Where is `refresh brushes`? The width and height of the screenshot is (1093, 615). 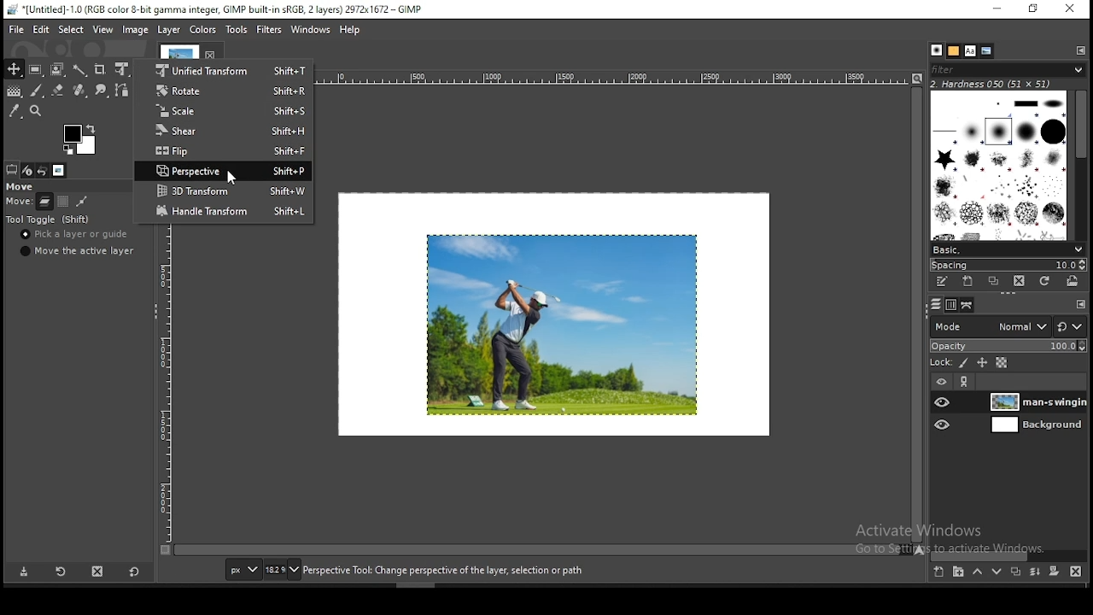 refresh brushes is located at coordinates (1045, 280).